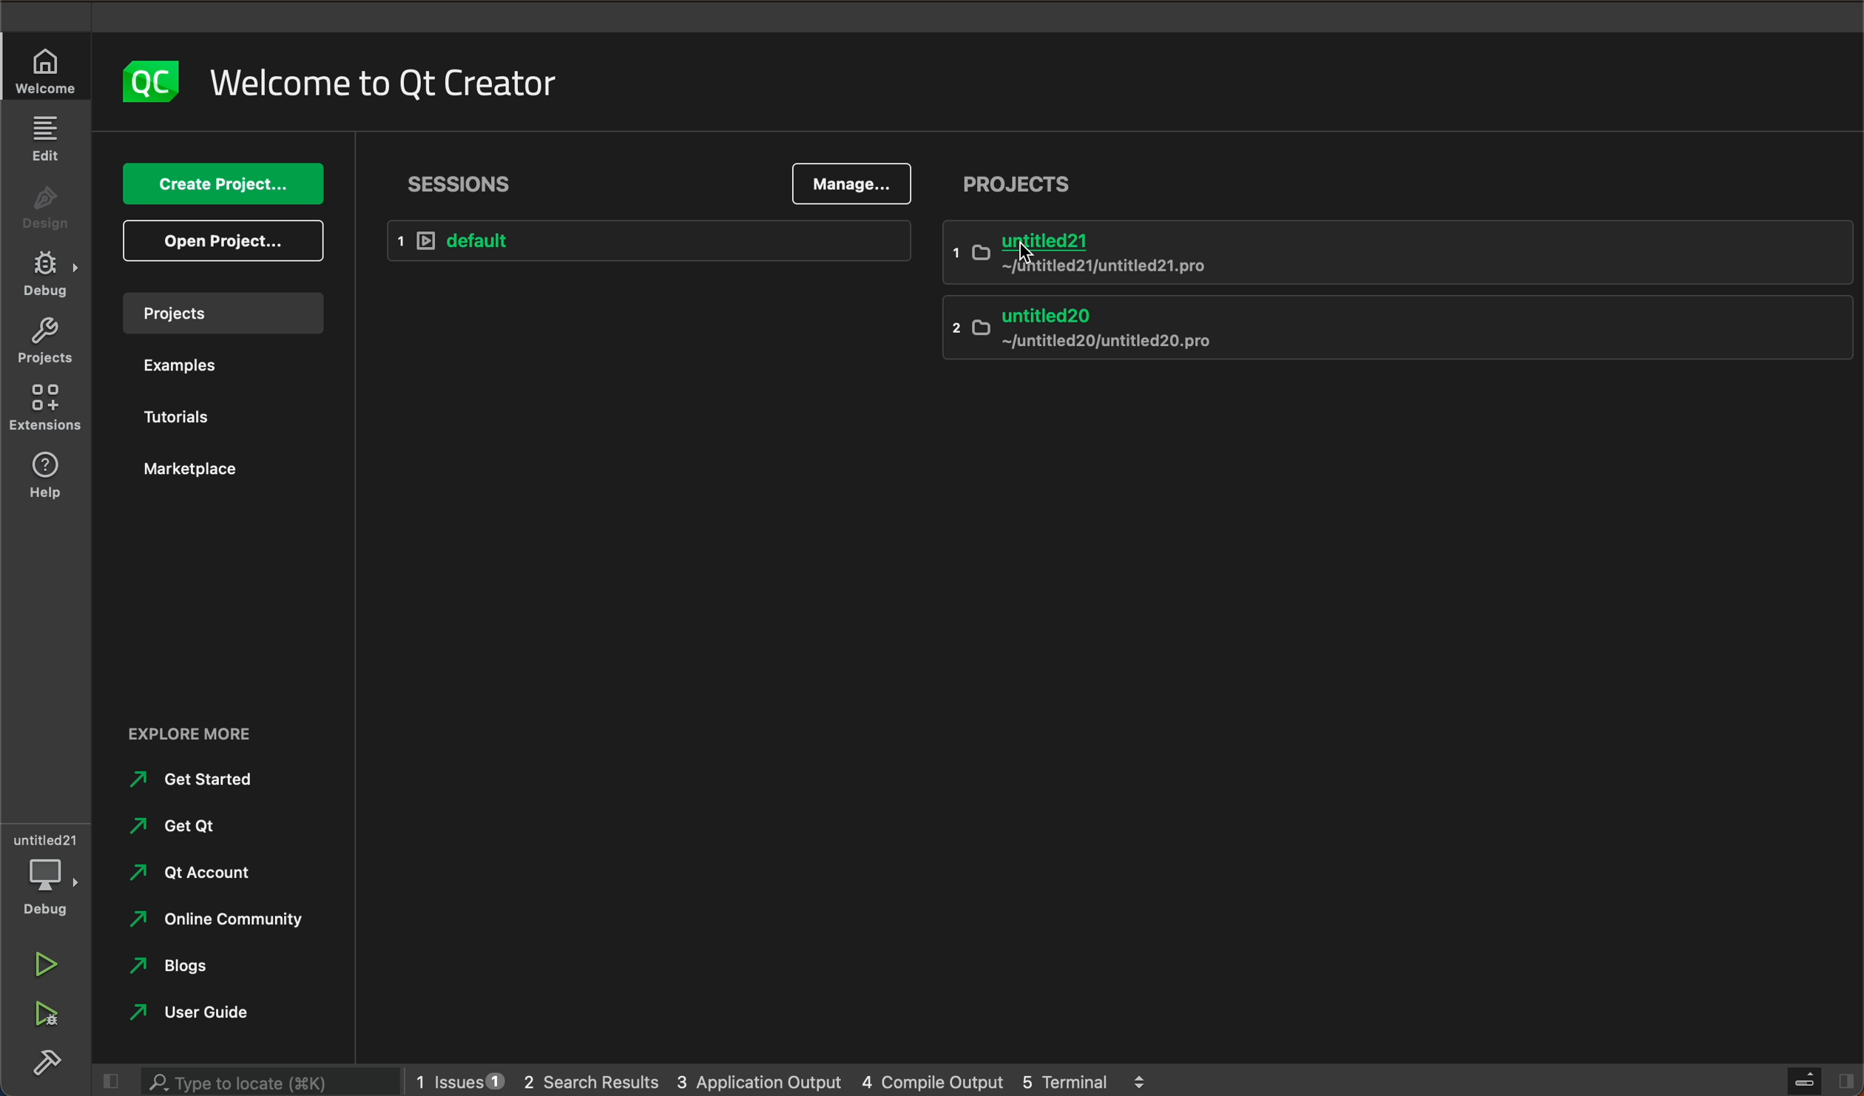 This screenshot has width=1864, height=1096. I want to click on online community, so click(216, 924).